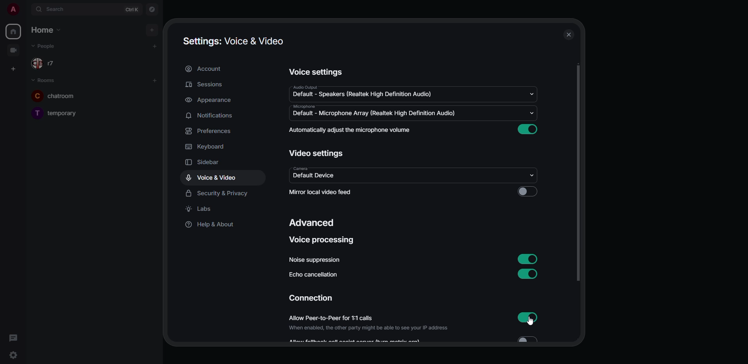 The height and width of the screenshot is (364, 748). What do you see at coordinates (315, 260) in the screenshot?
I see `noise suppression` at bounding box center [315, 260].